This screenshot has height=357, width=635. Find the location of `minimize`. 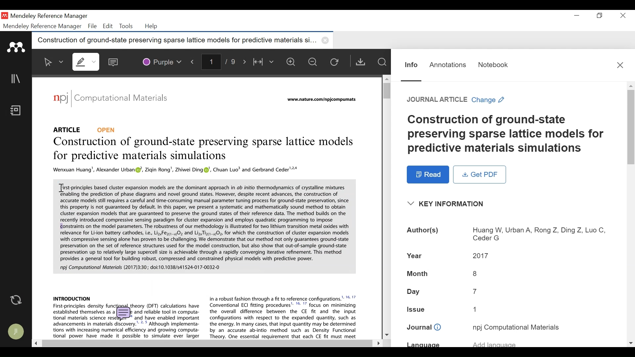

minimize is located at coordinates (577, 16).